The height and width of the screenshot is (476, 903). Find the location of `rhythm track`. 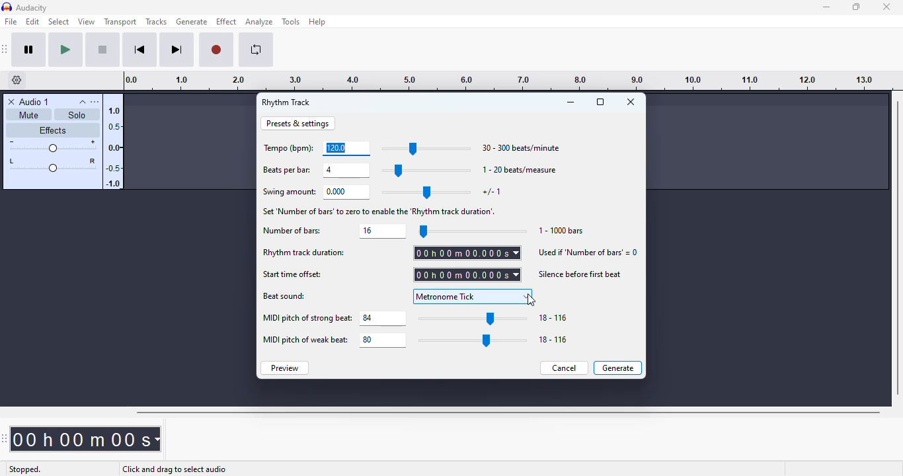

rhythm track is located at coordinates (287, 102).